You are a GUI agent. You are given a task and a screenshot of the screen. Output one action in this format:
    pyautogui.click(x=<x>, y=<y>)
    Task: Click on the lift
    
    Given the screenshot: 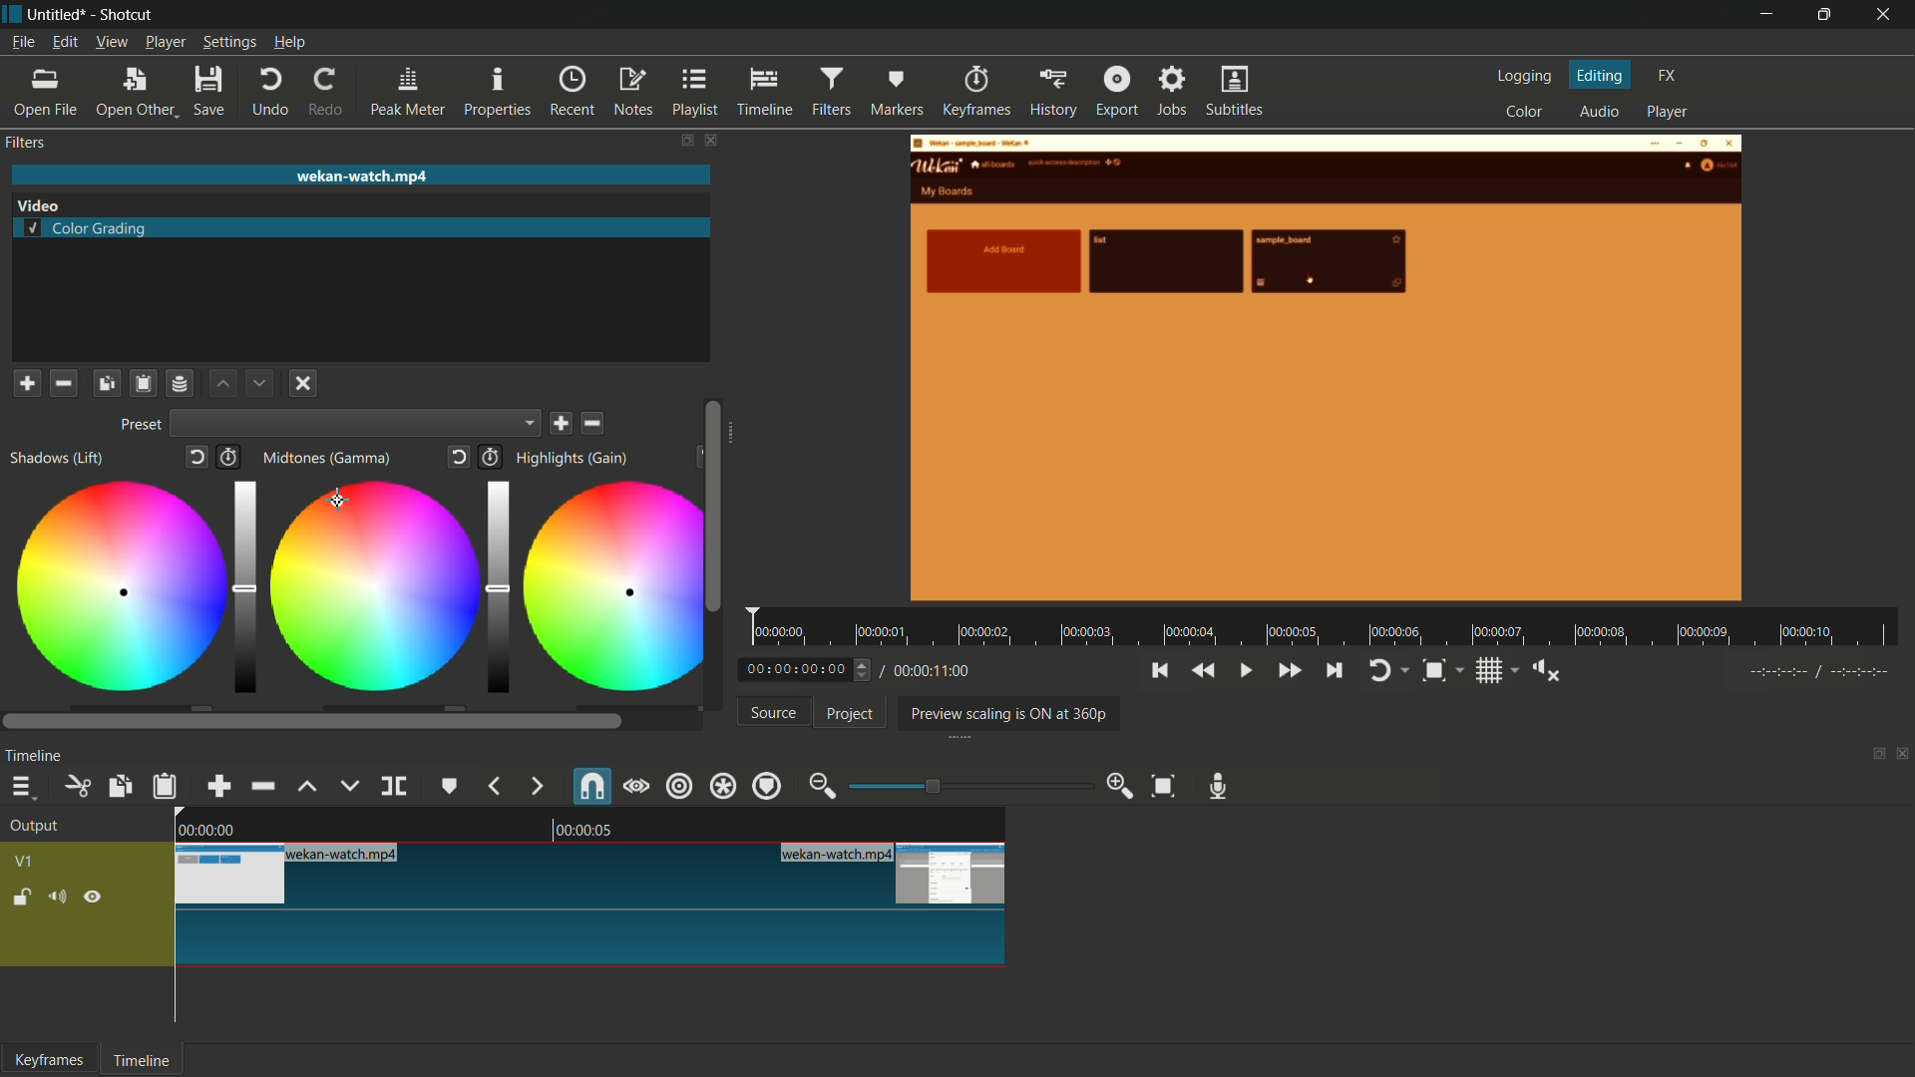 What is the action you would take?
    pyautogui.click(x=307, y=786)
    